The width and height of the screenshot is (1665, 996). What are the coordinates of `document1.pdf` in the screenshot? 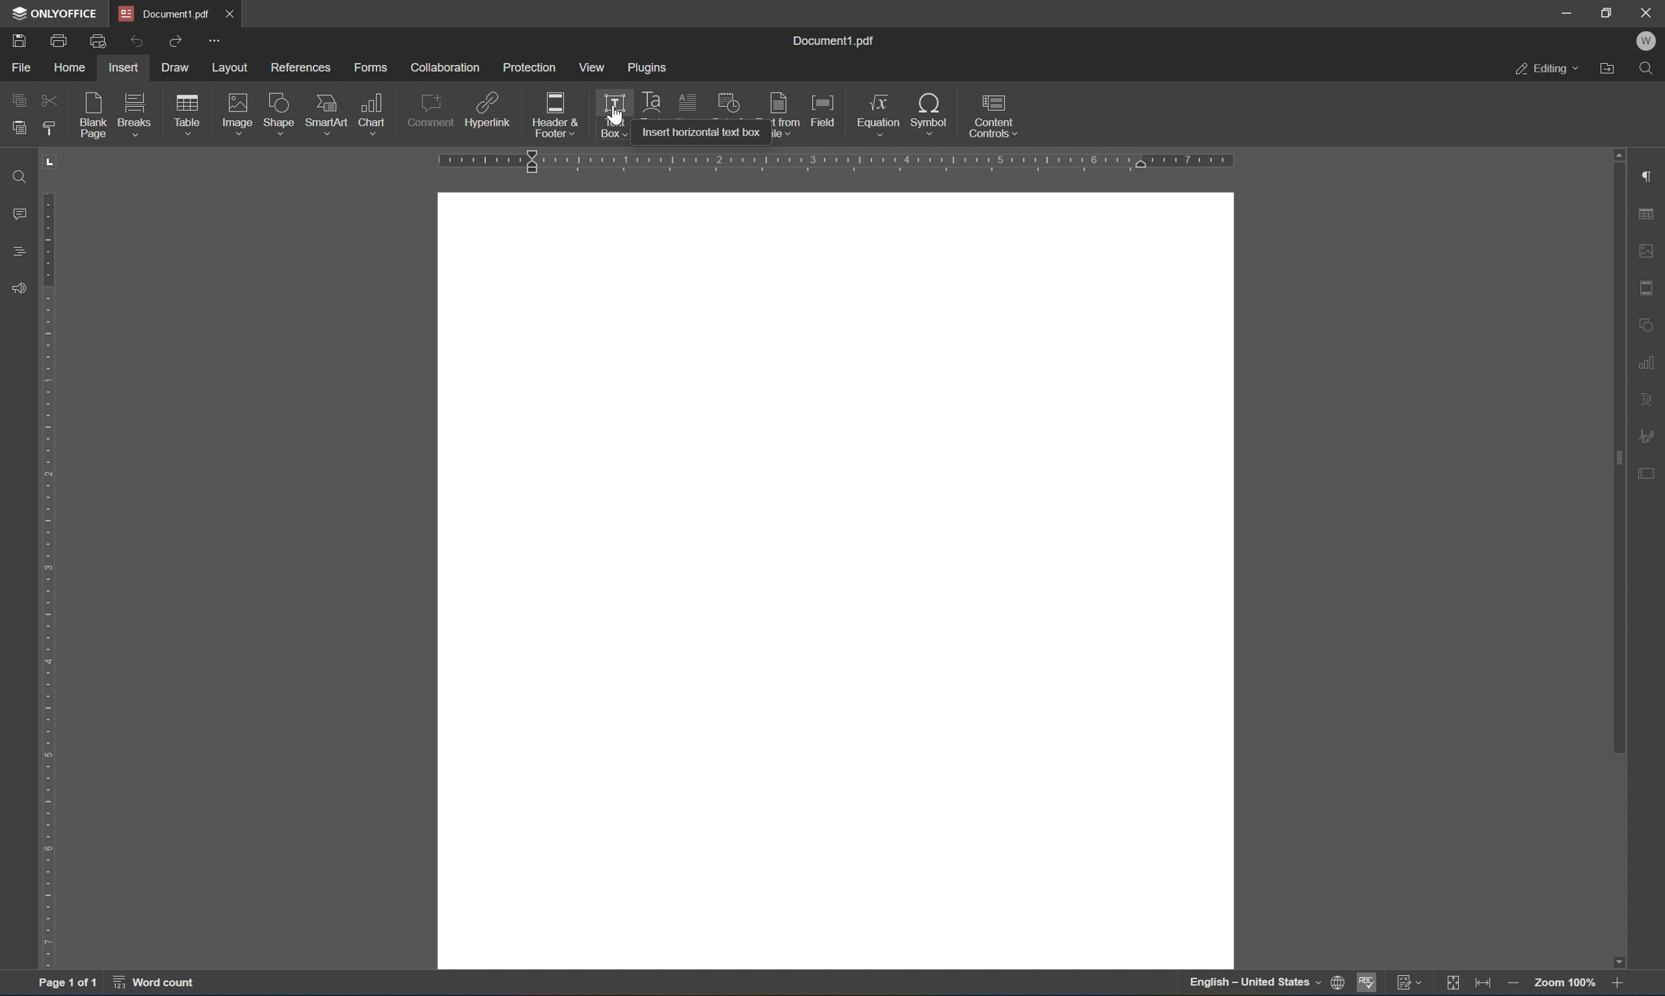 It's located at (832, 41).